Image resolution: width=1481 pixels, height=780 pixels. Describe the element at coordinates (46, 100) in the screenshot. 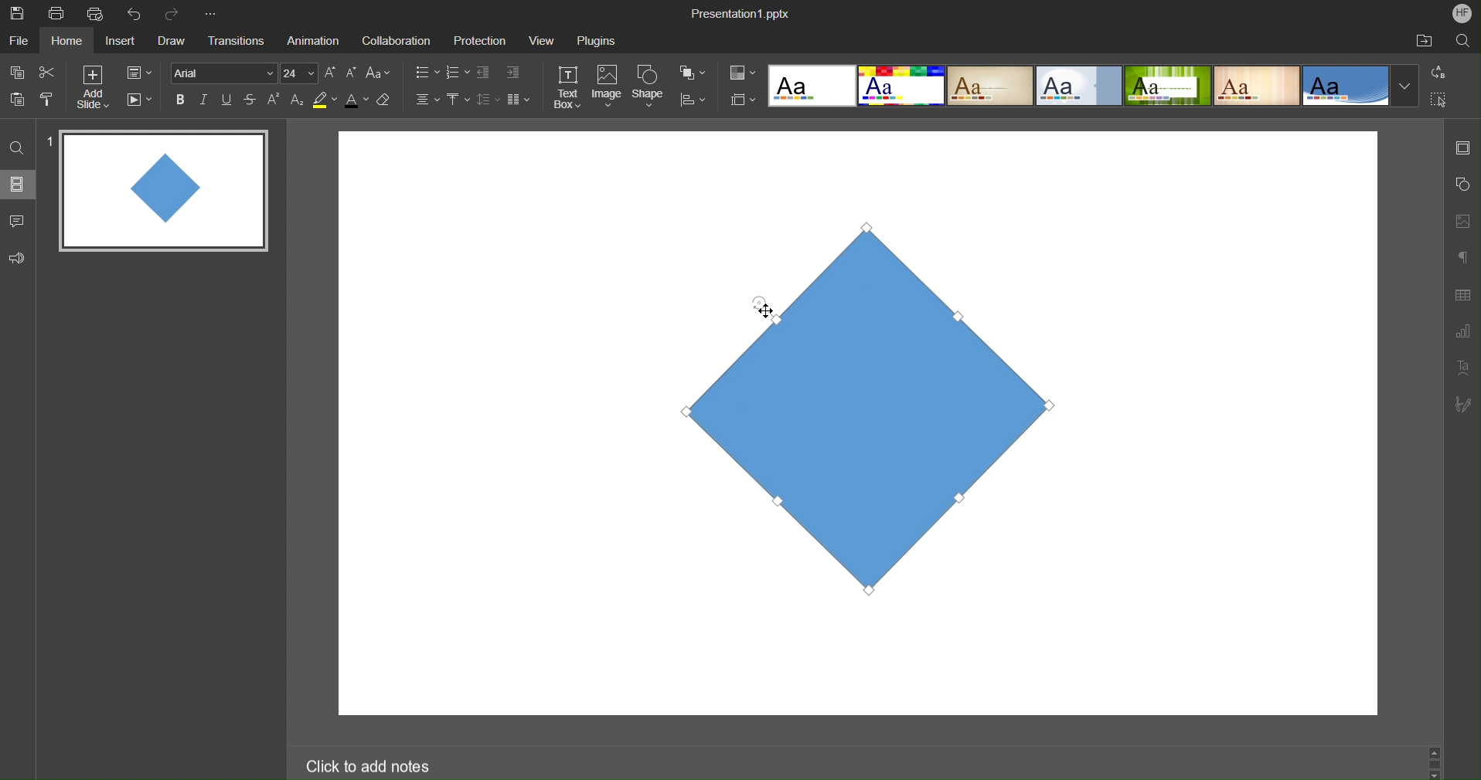

I see `Copy Style` at that location.